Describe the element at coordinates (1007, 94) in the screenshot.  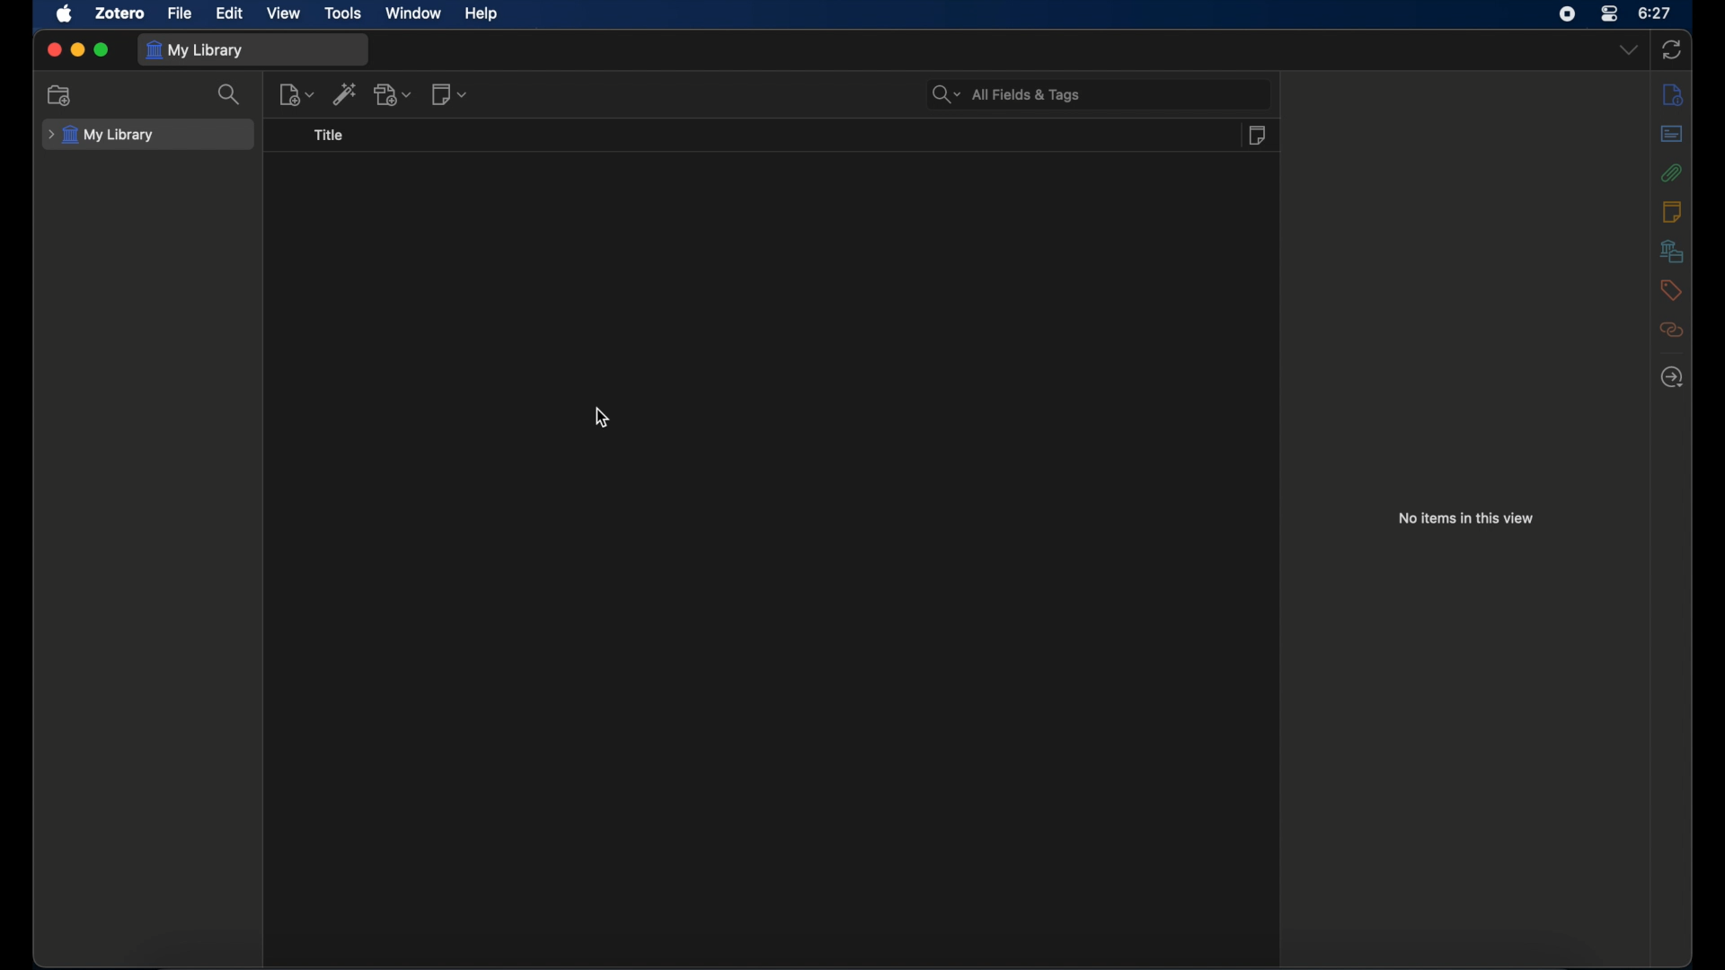
I see `search bar` at that location.